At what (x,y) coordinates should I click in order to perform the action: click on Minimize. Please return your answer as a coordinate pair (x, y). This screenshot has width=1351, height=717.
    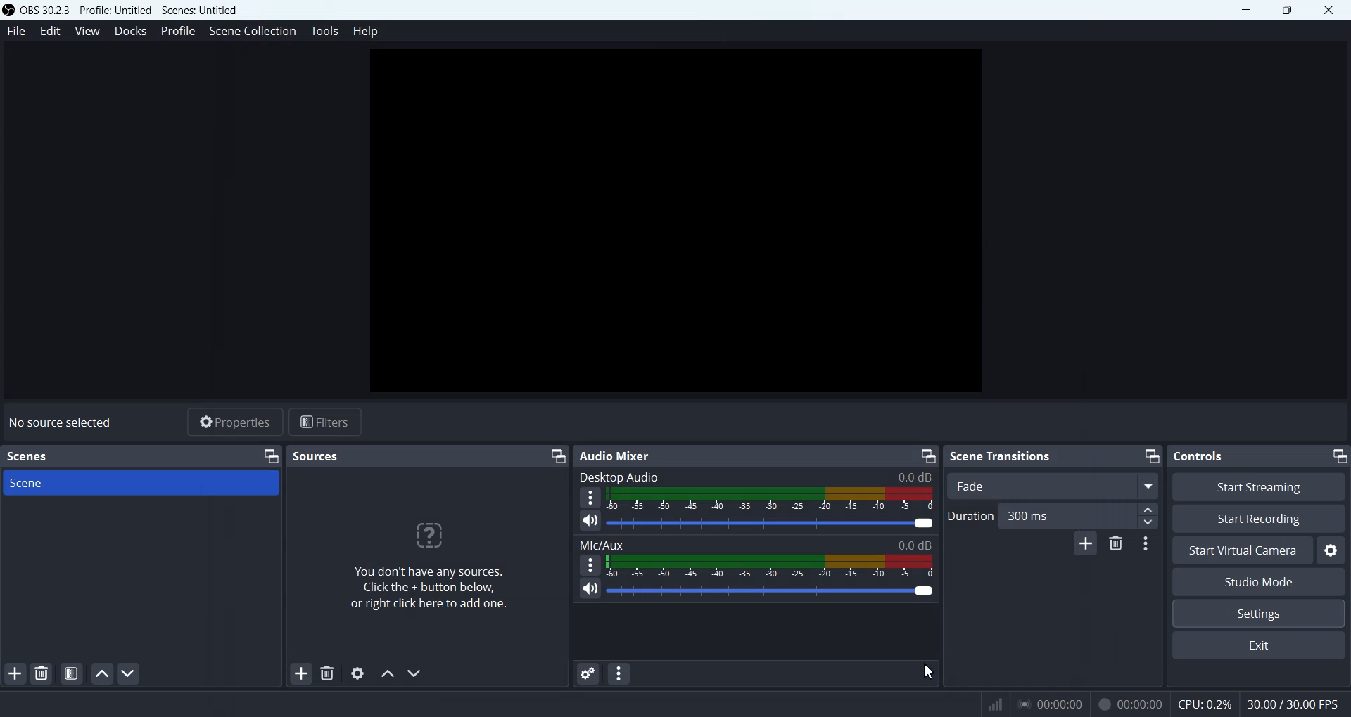
    Looking at the image, I should click on (1150, 456).